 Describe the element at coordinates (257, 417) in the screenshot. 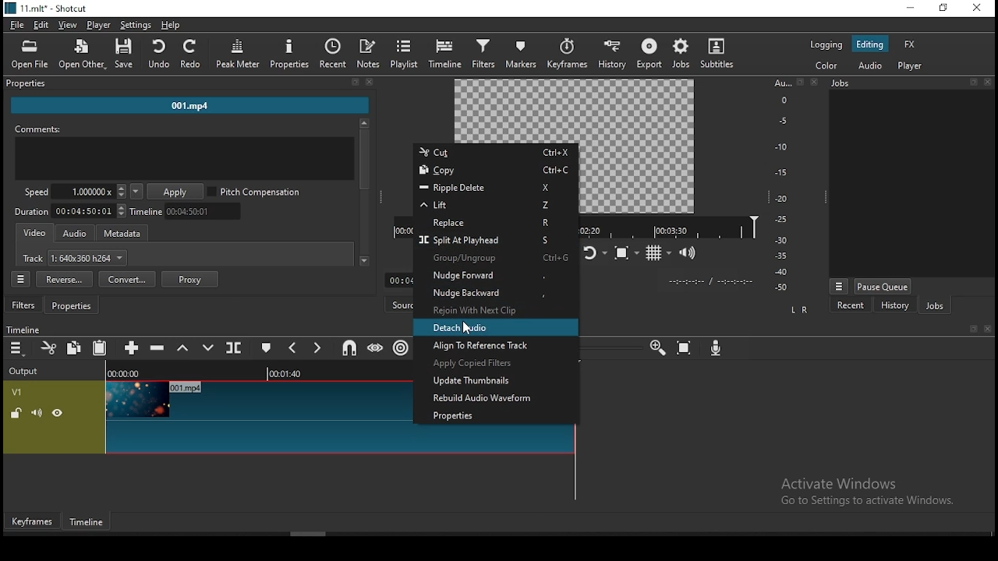

I see `video track V1` at that location.